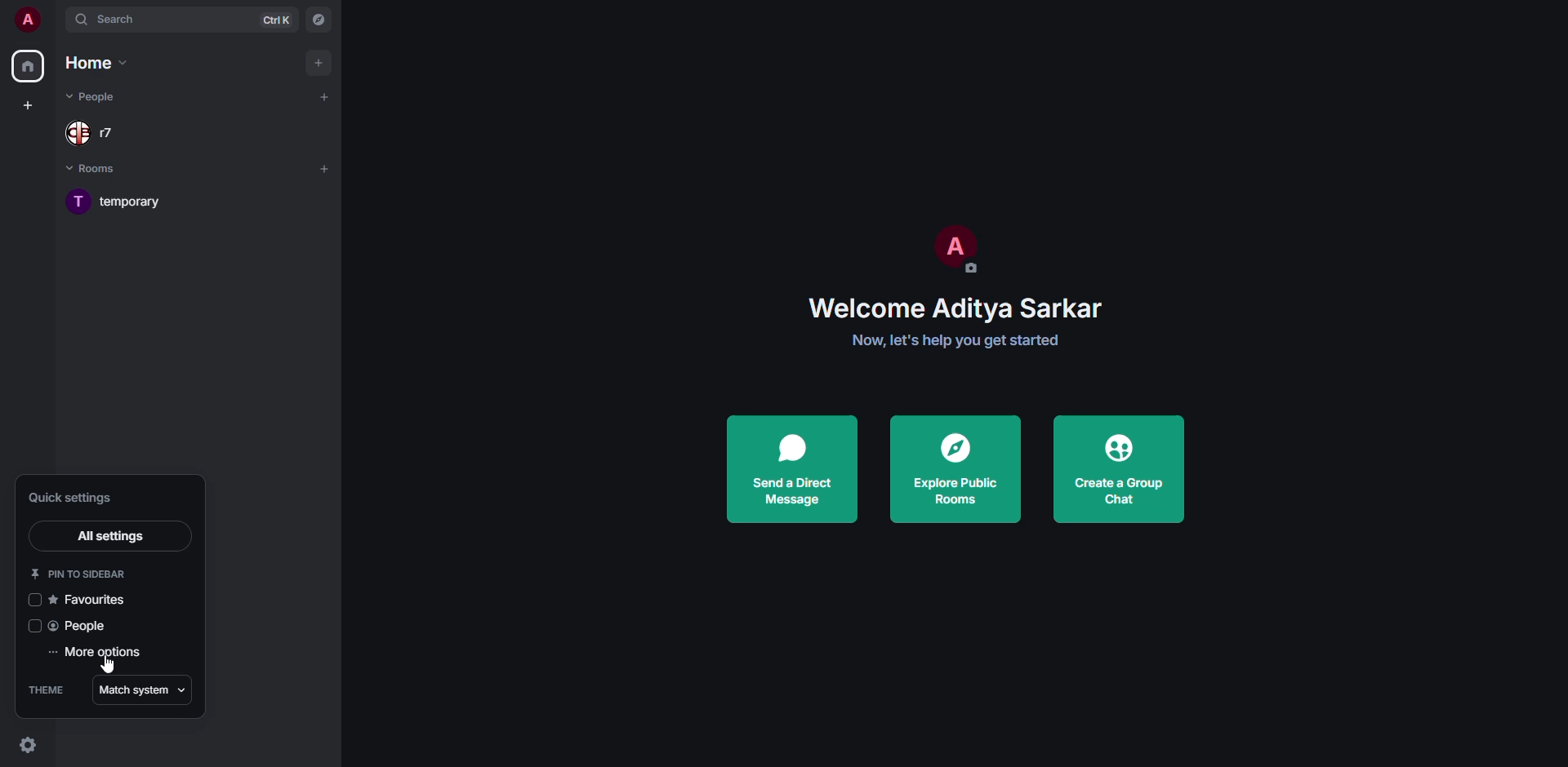  What do you see at coordinates (142, 689) in the screenshot?
I see `match system` at bounding box center [142, 689].